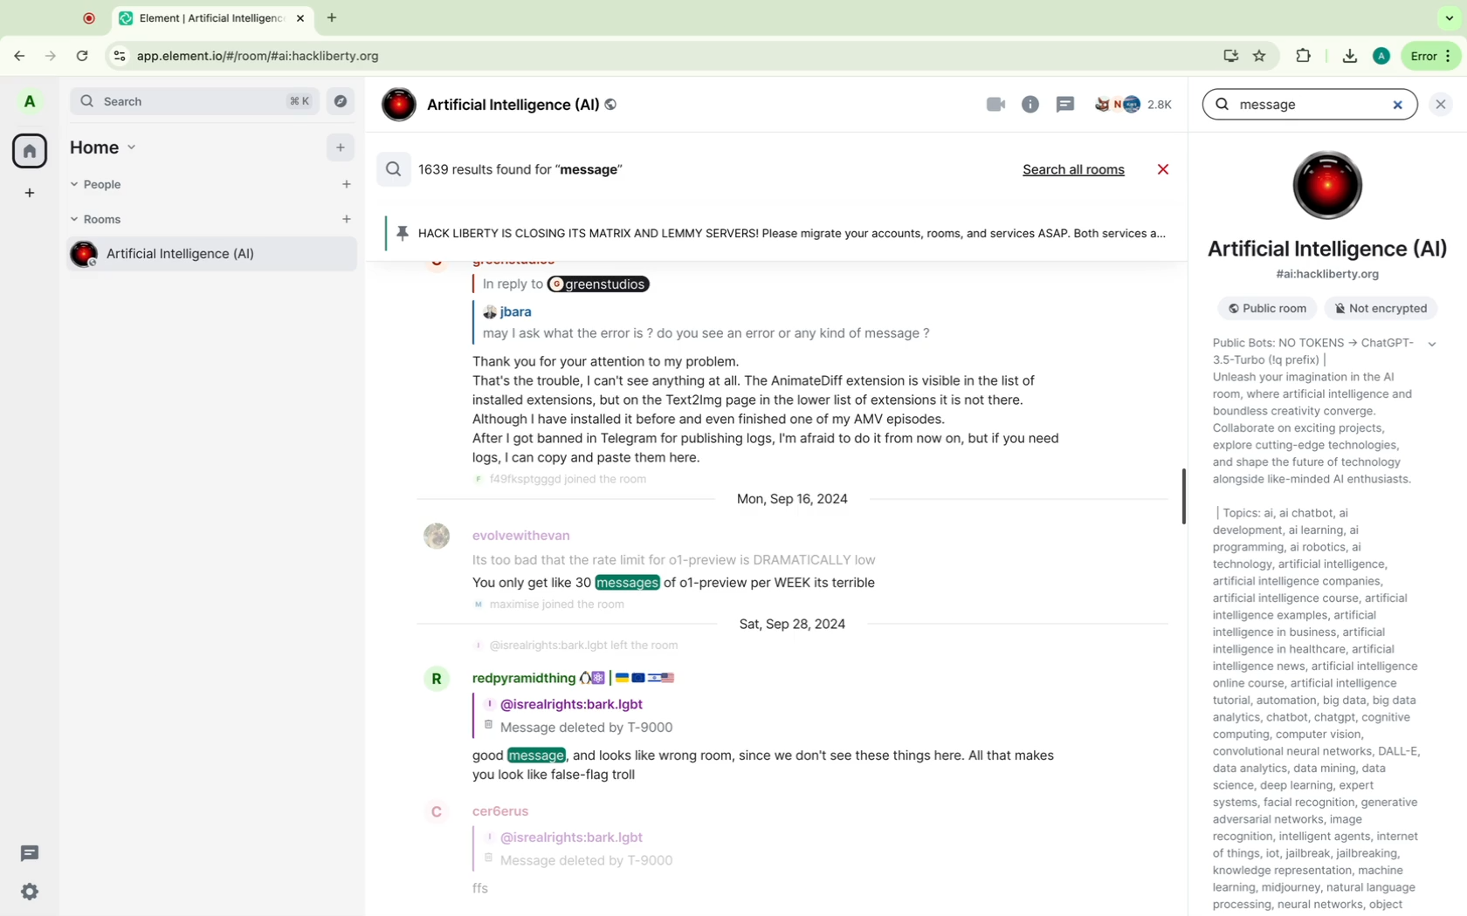 This screenshot has width=1467, height=916. Describe the element at coordinates (1317, 415) in the screenshot. I see `description` at that location.